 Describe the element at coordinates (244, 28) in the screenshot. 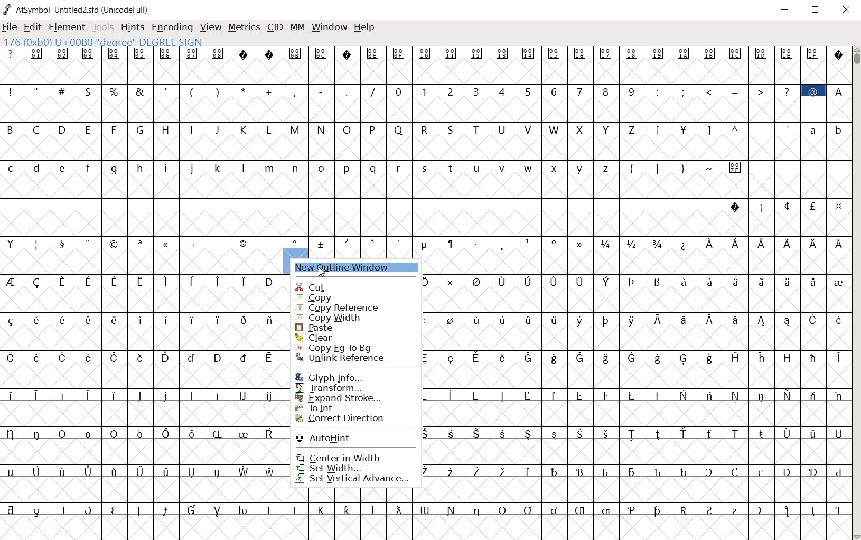

I see `metrics` at that location.